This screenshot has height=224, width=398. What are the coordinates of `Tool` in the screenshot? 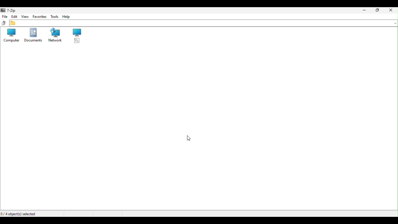 It's located at (55, 16).